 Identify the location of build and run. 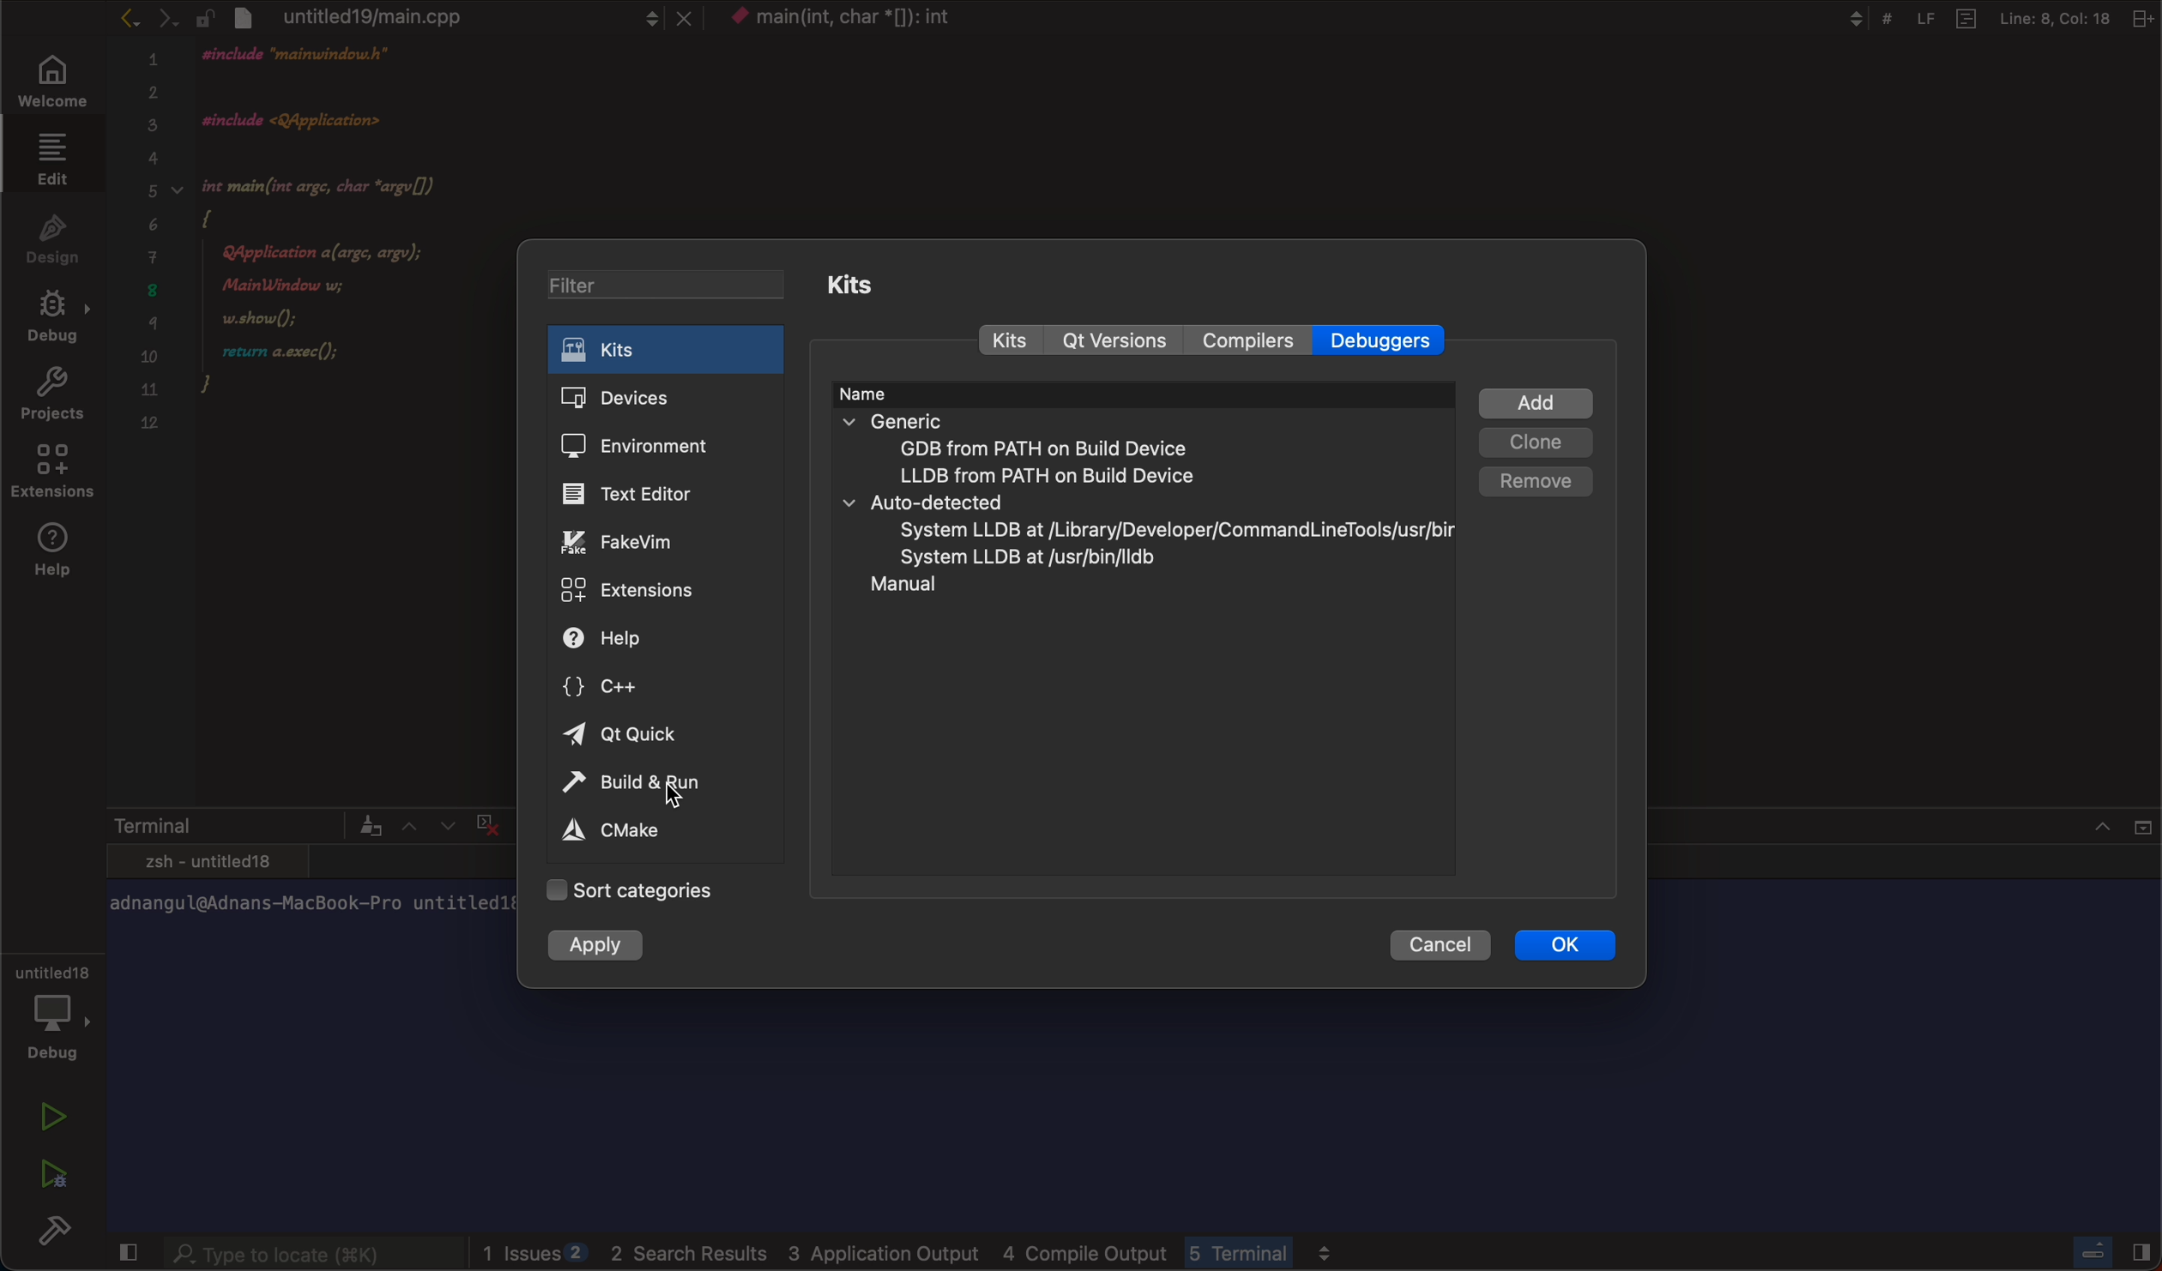
(630, 786).